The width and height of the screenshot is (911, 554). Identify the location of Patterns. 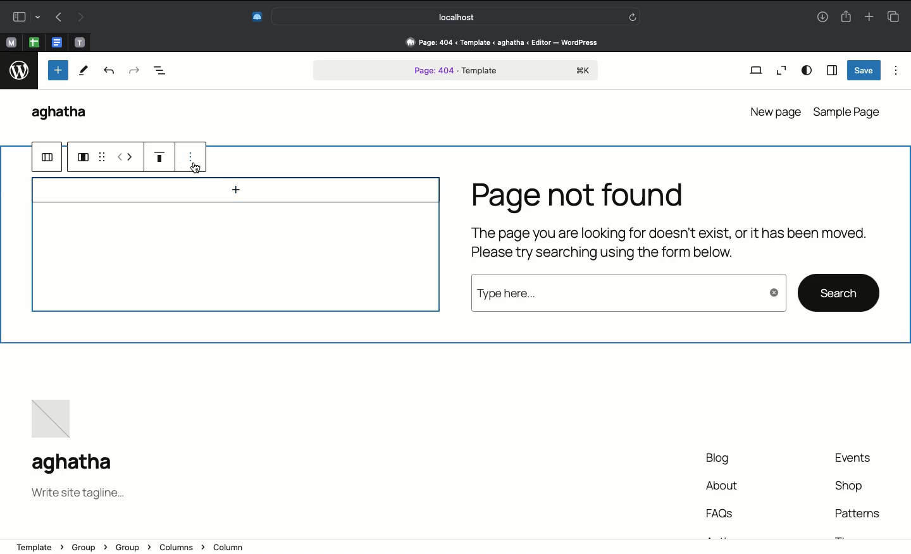
(856, 514).